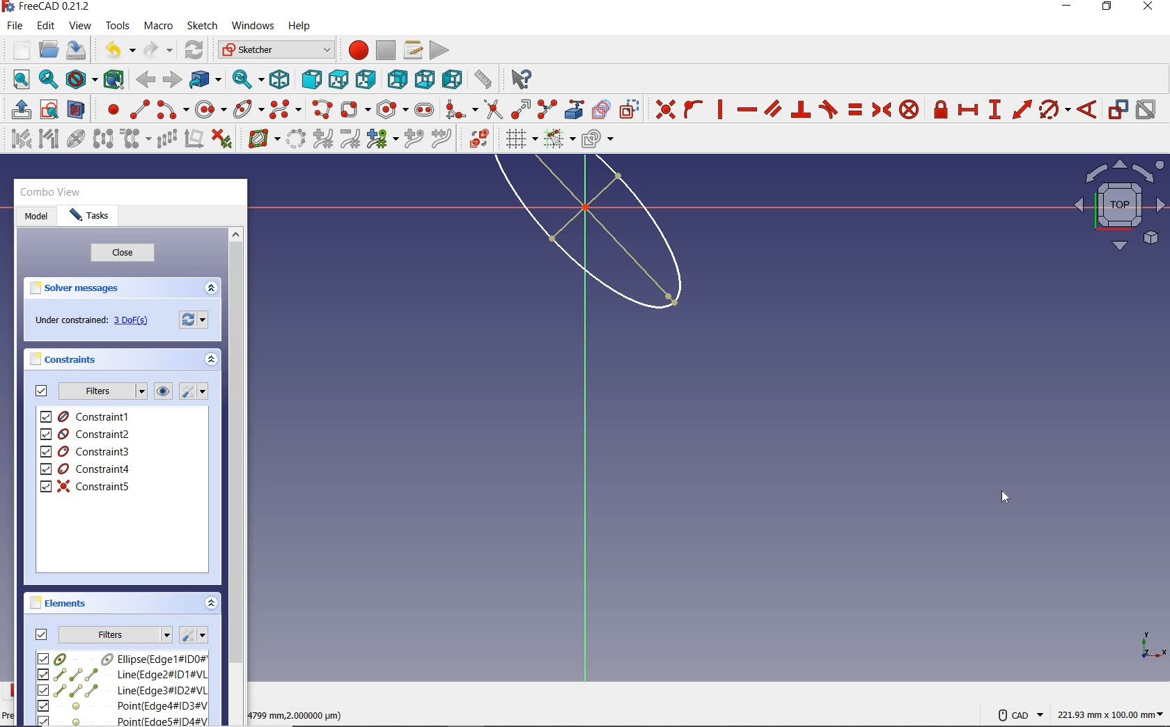 This screenshot has height=727, width=1170. What do you see at coordinates (90, 416) in the screenshot?
I see `constraint1` at bounding box center [90, 416].